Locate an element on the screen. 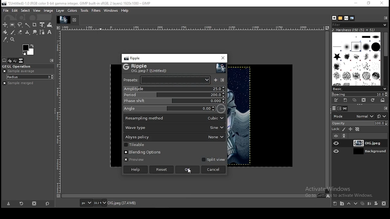 This screenshot has height=219, width=390. measuring line is located at coordinates (193, 28).